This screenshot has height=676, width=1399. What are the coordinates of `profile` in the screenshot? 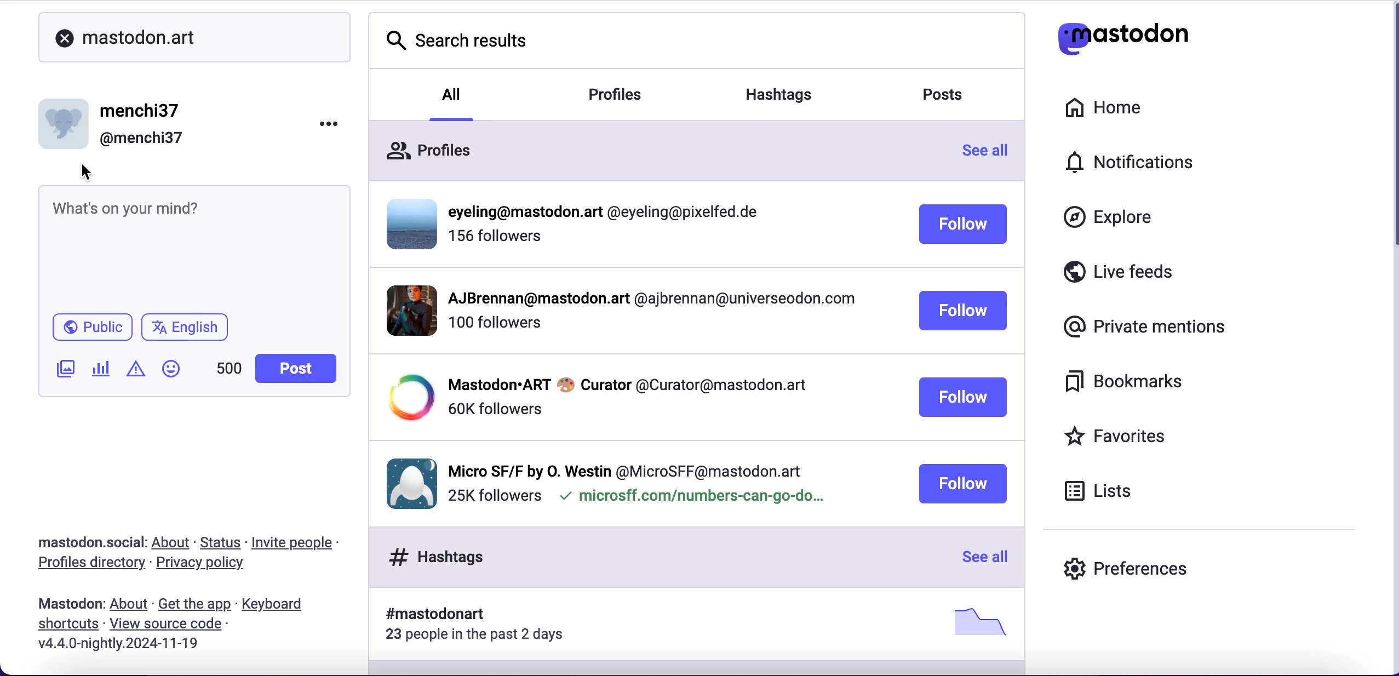 It's located at (573, 224).